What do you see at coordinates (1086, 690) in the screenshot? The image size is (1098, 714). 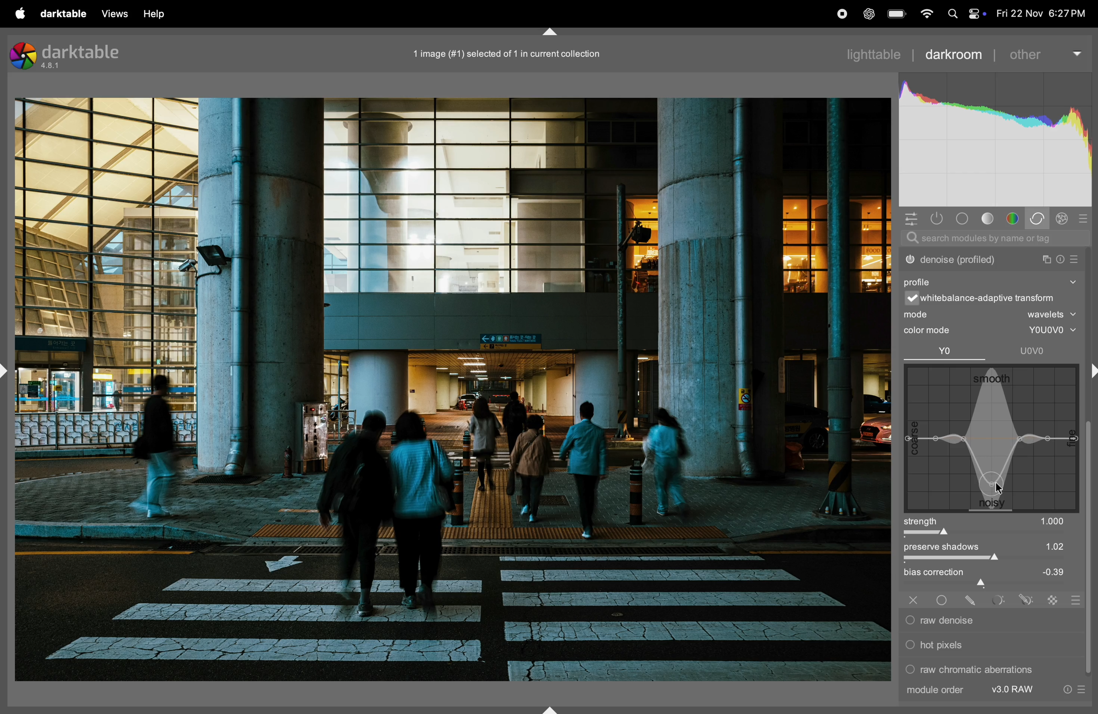 I see `presets` at bounding box center [1086, 690].